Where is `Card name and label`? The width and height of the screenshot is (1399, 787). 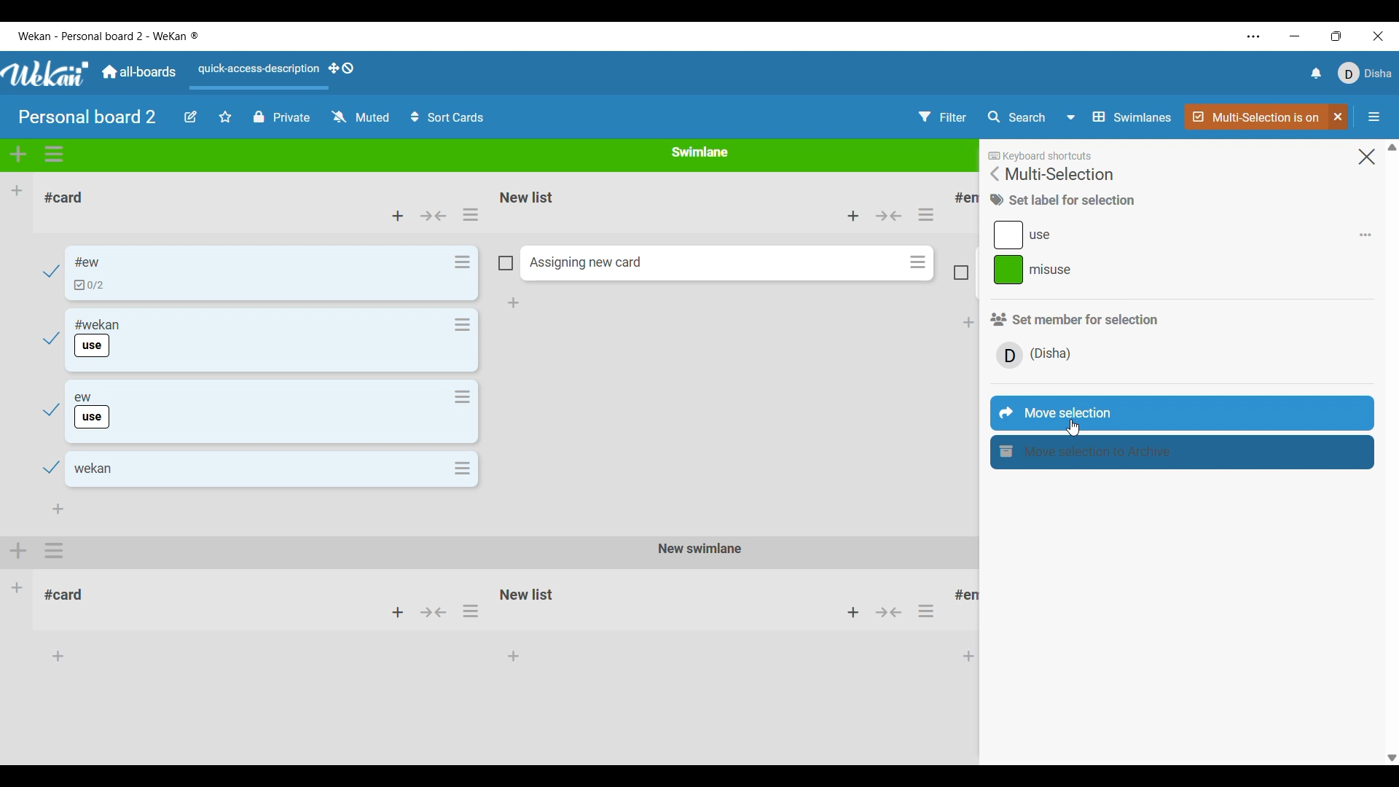
Card name and label is located at coordinates (103, 337).